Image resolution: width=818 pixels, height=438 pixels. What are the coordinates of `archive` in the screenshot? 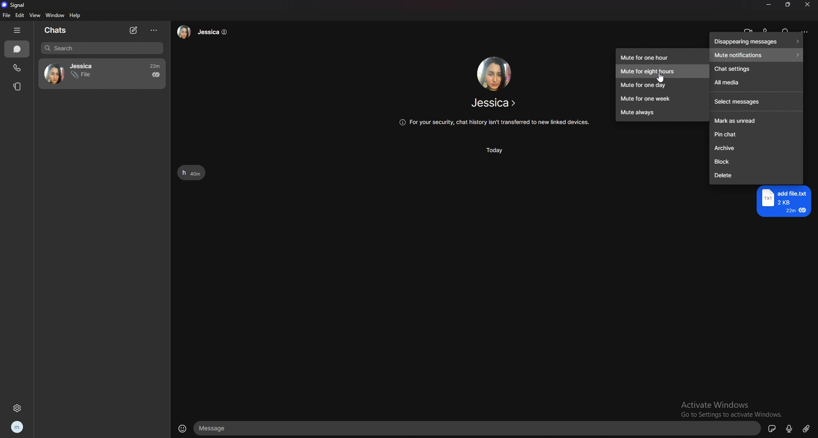 It's located at (756, 149).